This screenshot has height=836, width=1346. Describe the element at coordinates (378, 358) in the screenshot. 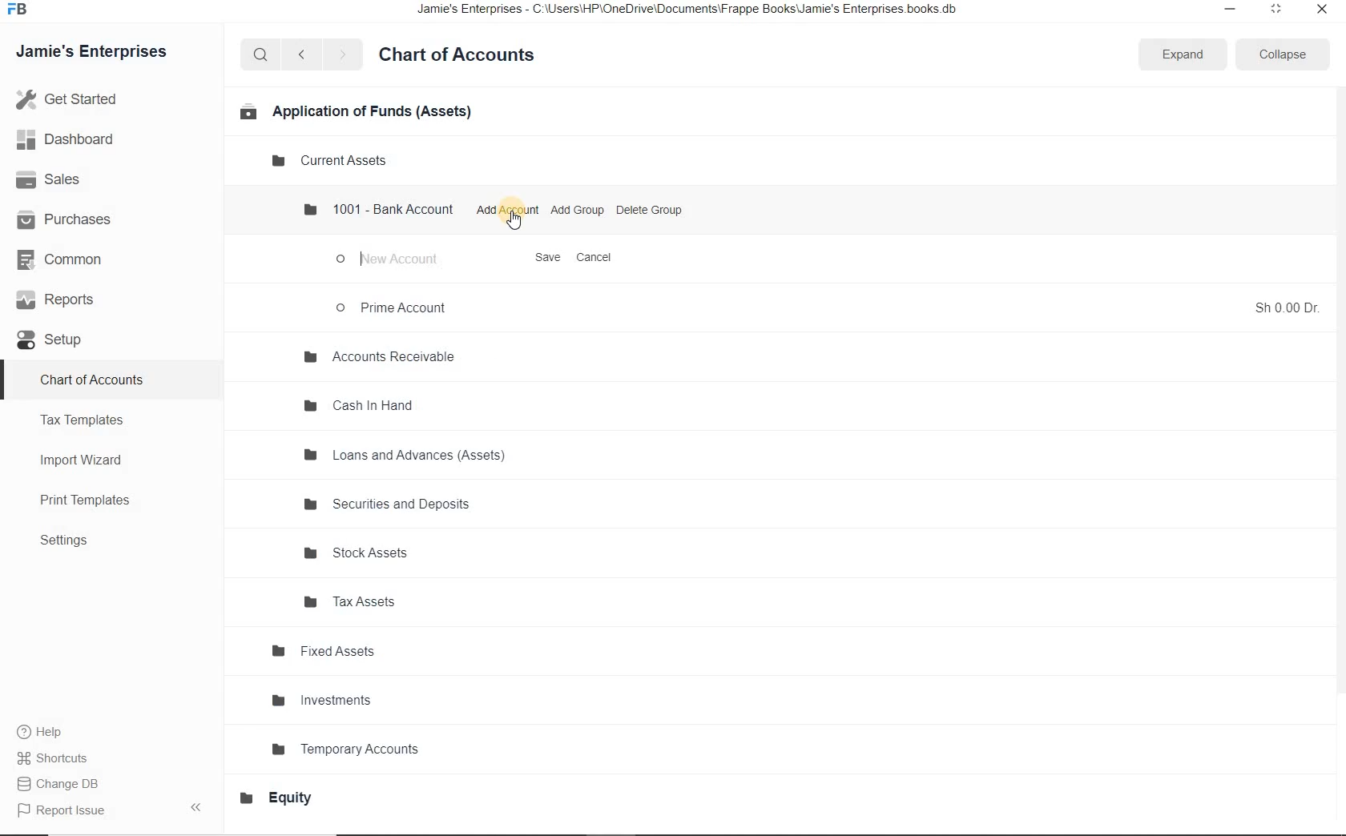

I see `Accounts Receivable` at that location.